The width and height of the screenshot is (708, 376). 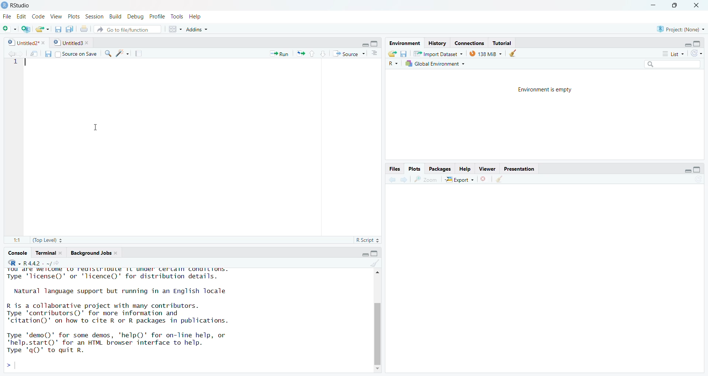 I want to click on maximize, so click(x=676, y=7).